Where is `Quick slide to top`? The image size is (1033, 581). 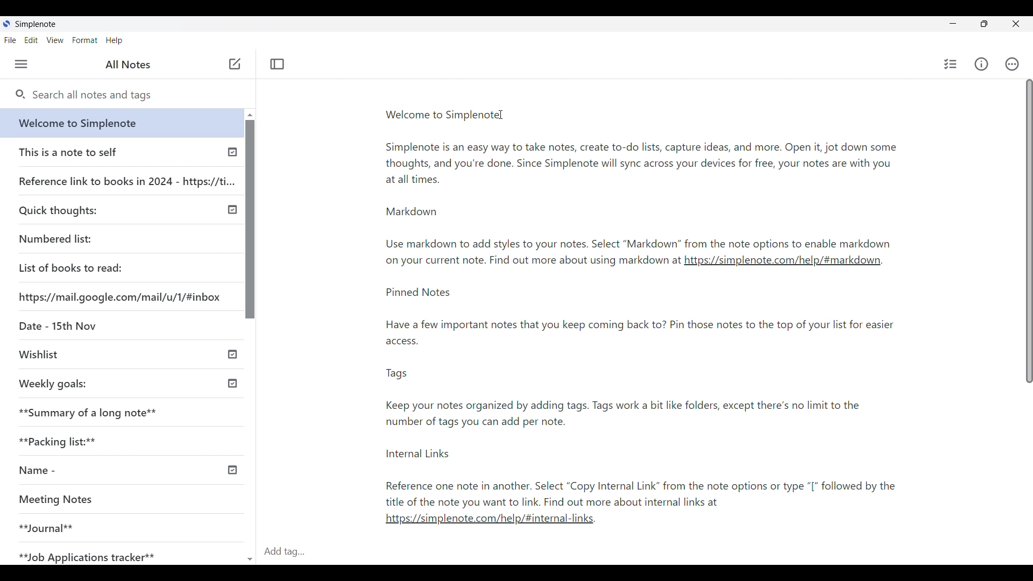 Quick slide to top is located at coordinates (250, 115).